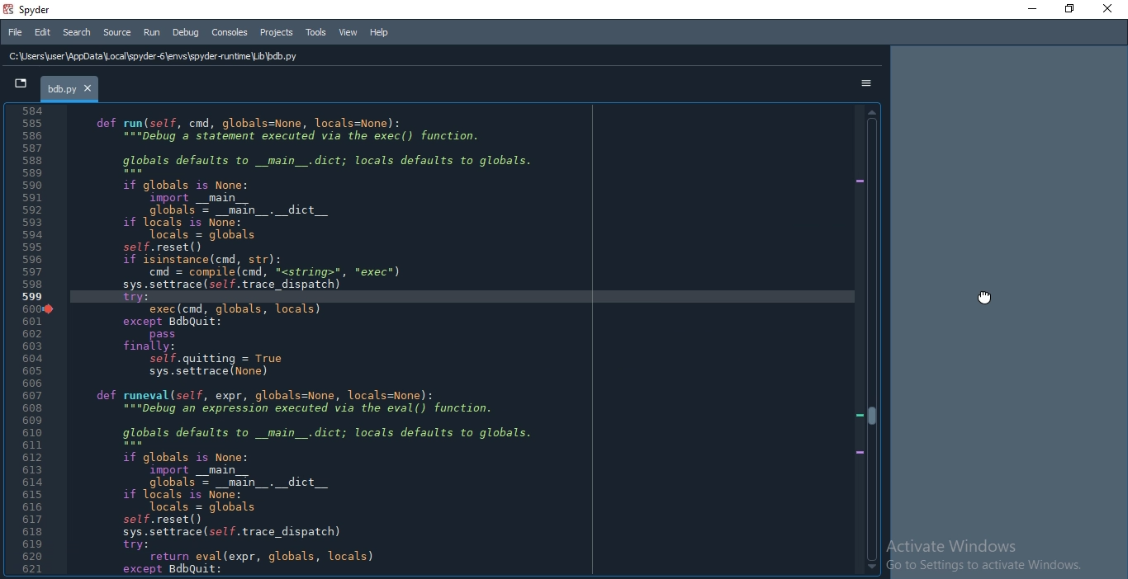 Image resolution: width=1128 pixels, height=579 pixels. What do you see at coordinates (382, 33) in the screenshot?
I see `Help` at bounding box center [382, 33].